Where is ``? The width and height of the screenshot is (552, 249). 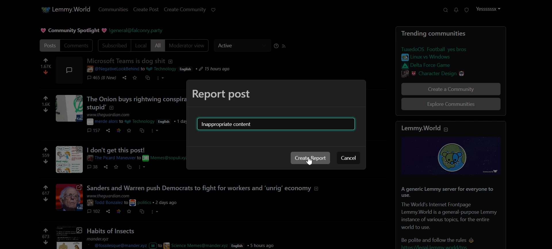
 is located at coordinates (133, 154).